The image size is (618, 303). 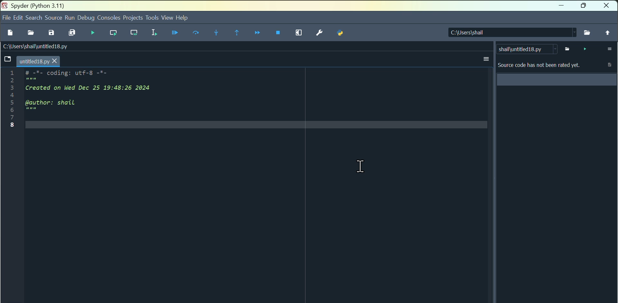 What do you see at coordinates (566, 48) in the screenshot?
I see `browse file` at bounding box center [566, 48].